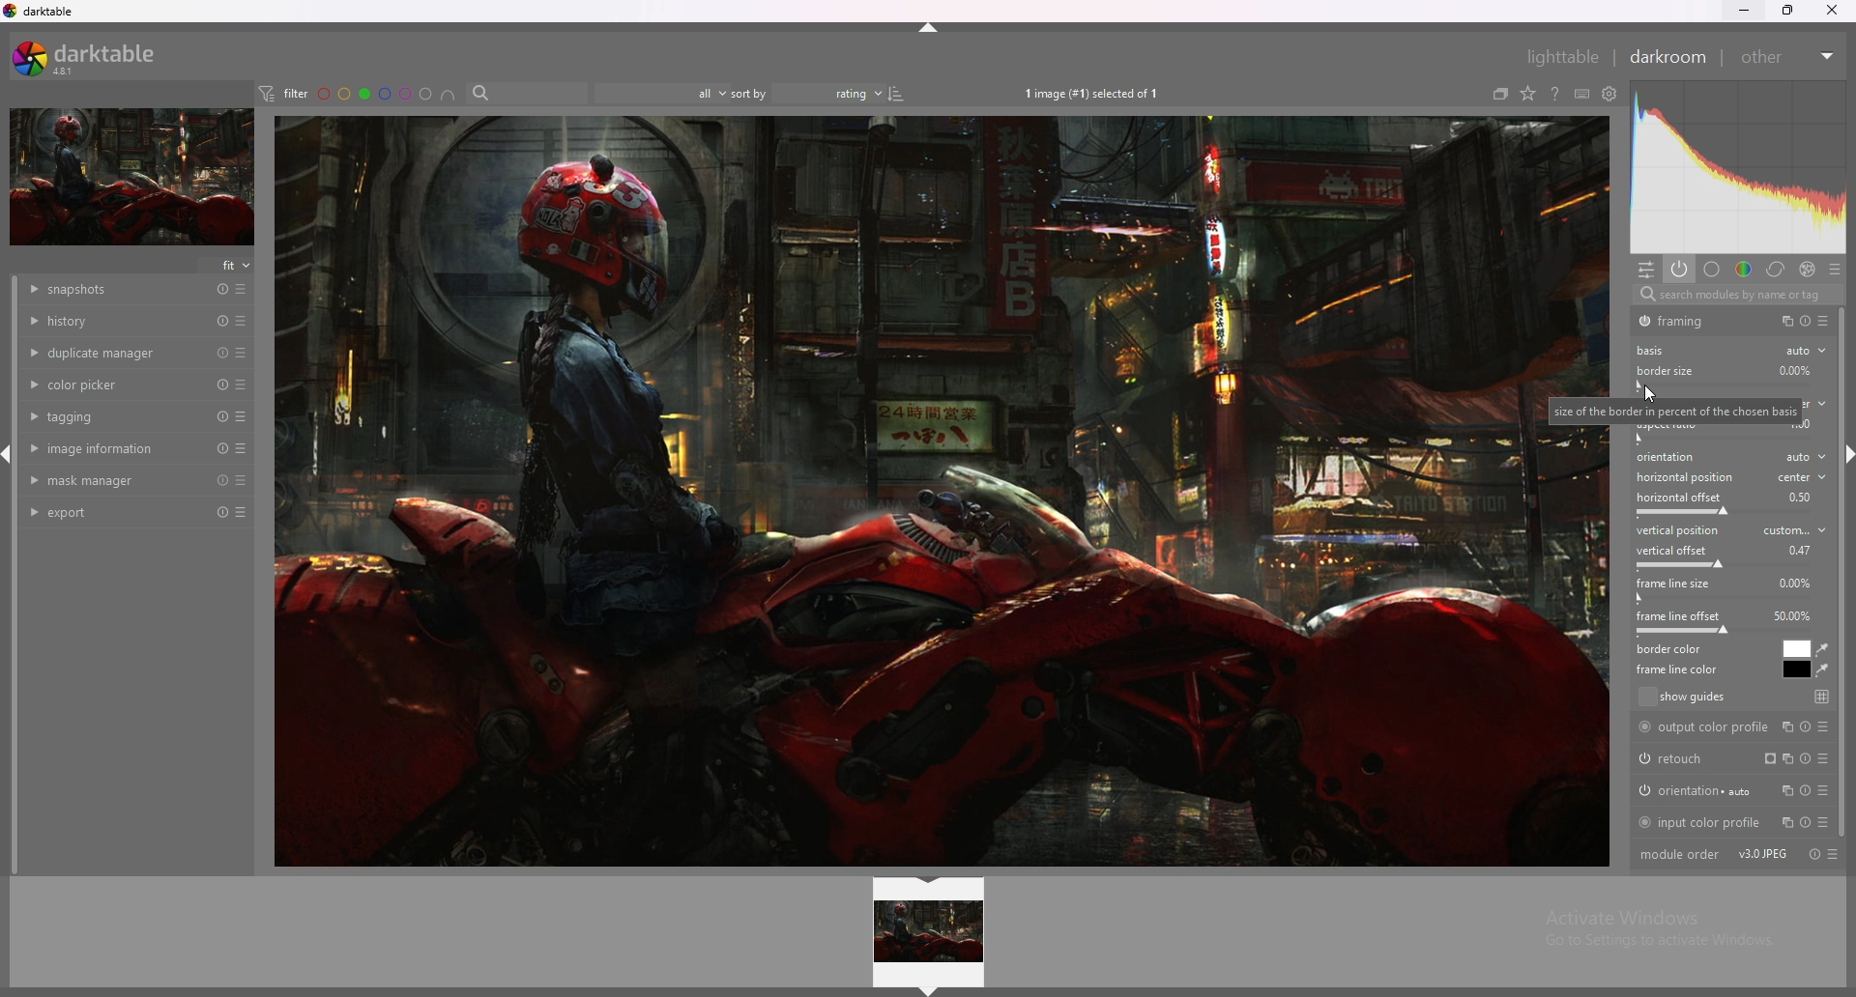 The height and width of the screenshot is (997, 1856). I want to click on fit, so click(228, 265).